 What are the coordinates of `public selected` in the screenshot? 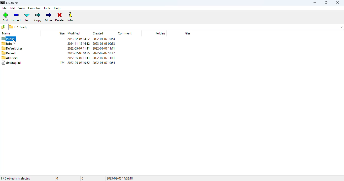 It's located at (8, 39).